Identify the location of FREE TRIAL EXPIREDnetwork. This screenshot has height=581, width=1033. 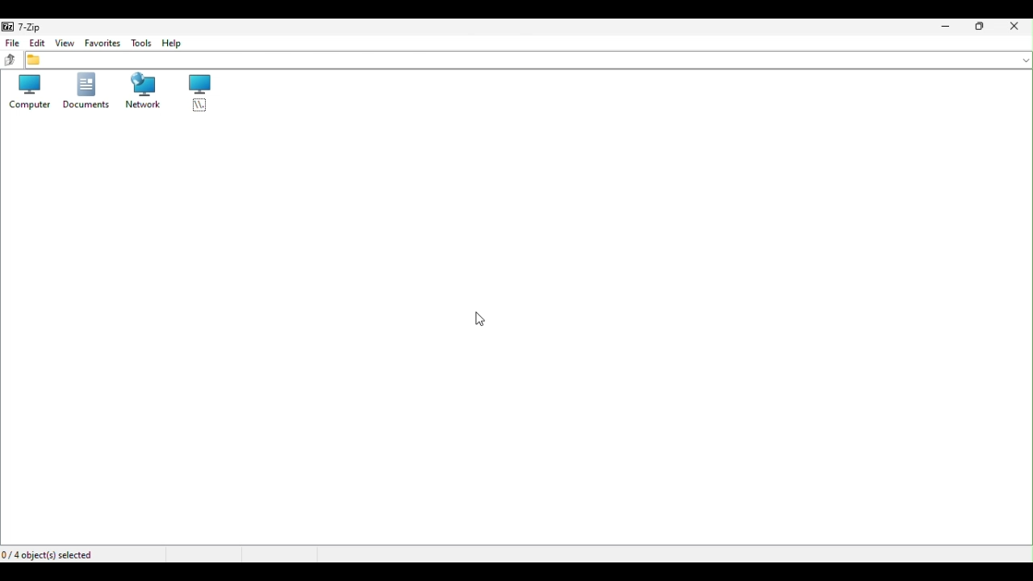
(141, 92).